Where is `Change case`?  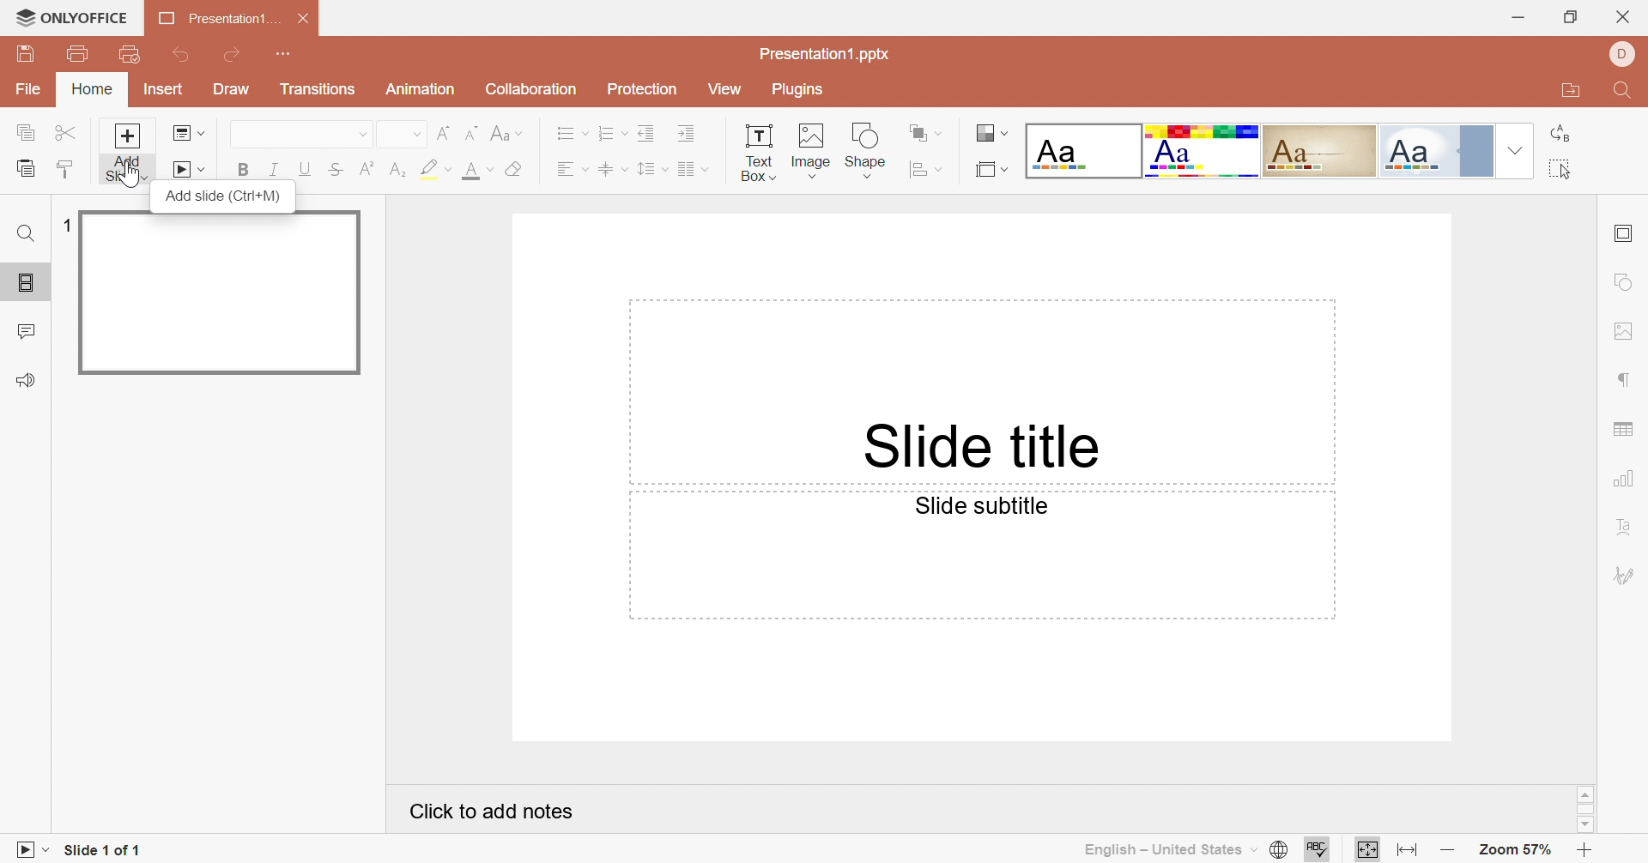
Change case is located at coordinates (502, 130).